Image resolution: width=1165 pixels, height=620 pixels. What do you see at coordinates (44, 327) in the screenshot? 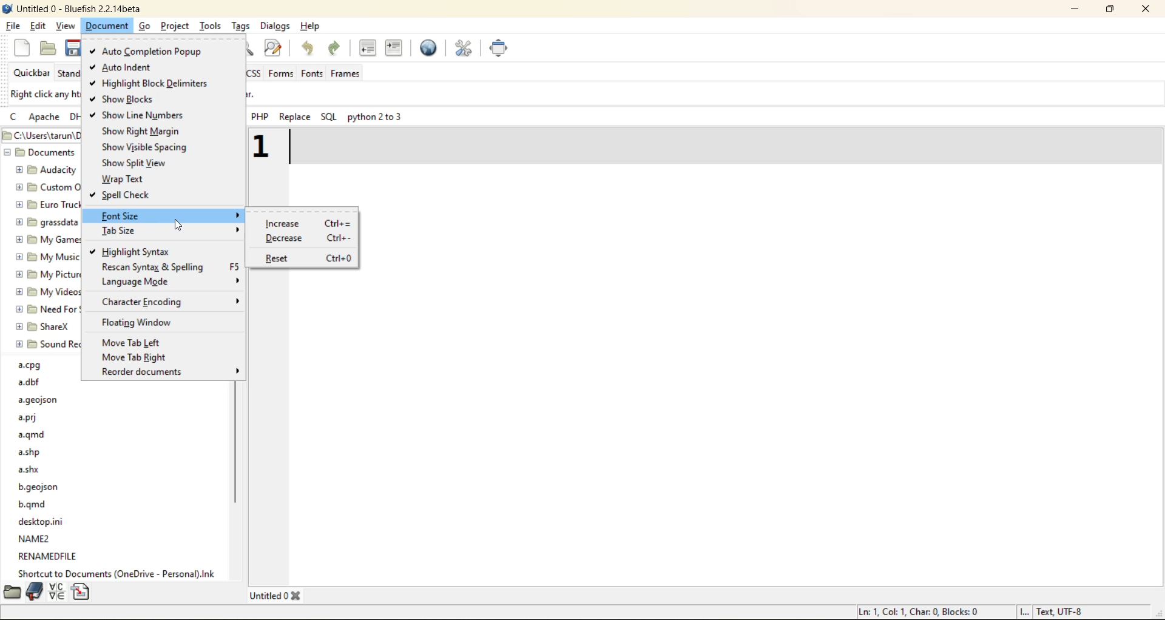
I see `sharex` at bounding box center [44, 327].